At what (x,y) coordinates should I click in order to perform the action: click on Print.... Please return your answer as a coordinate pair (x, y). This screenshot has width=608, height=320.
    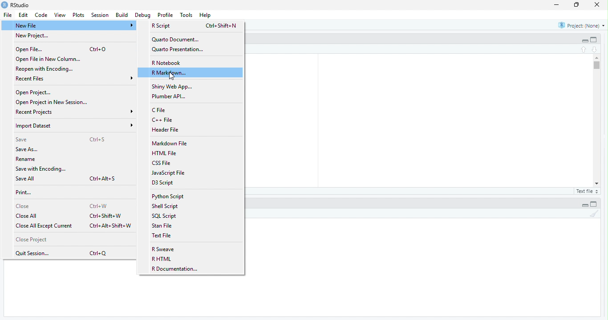
    Looking at the image, I should click on (24, 192).